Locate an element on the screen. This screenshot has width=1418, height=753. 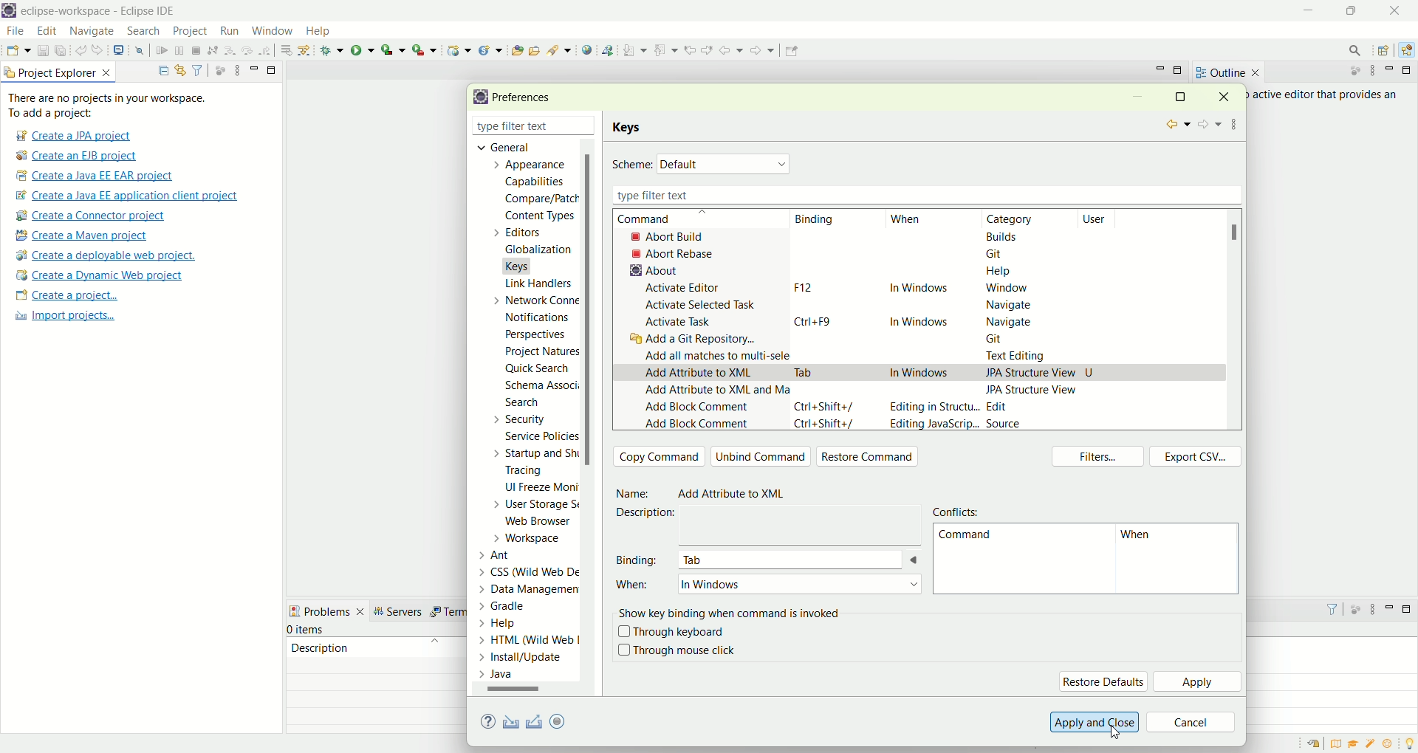
cancel is located at coordinates (1191, 723).